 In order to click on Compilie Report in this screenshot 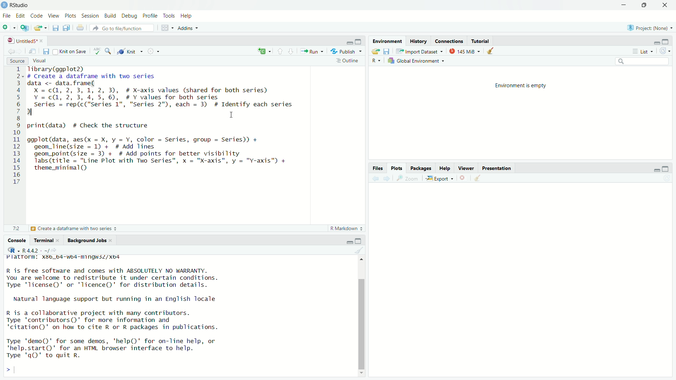, I will do `click(154, 51)`.